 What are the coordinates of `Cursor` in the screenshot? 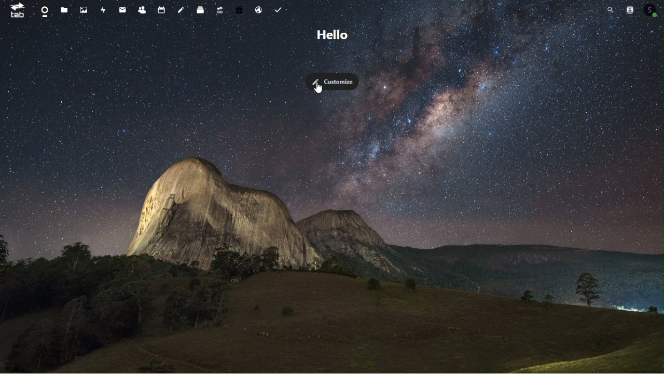 It's located at (319, 88).